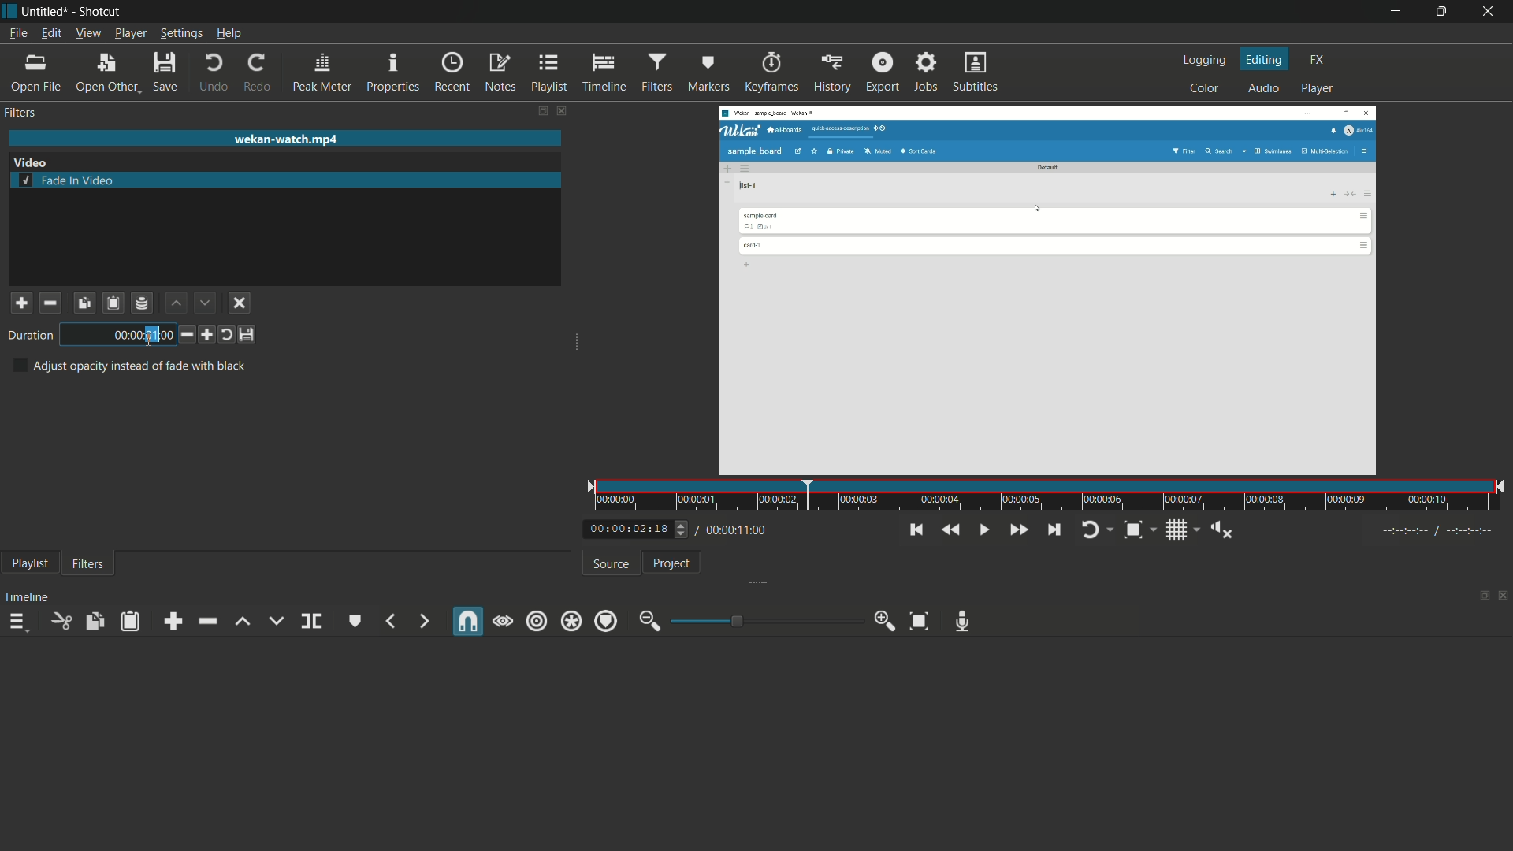 This screenshot has width=1513, height=851. What do you see at coordinates (1318, 89) in the screenshot?
I see `player` at bounding box center [1318, 89].